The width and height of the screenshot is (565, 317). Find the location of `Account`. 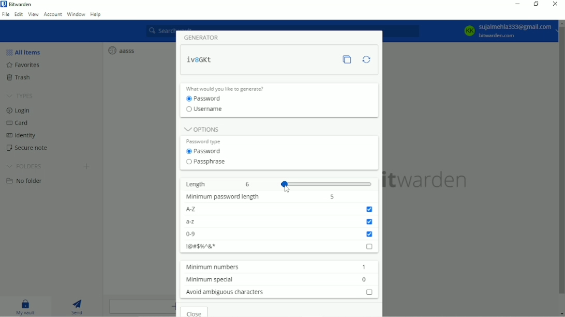

Account is located at coordinates (52, 14).